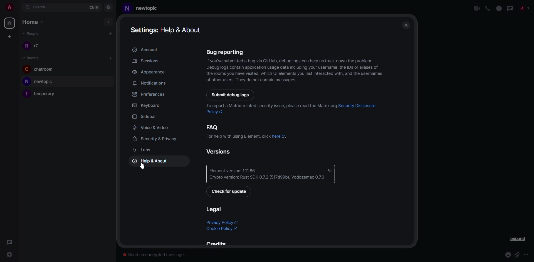  Describe the element at coordinates (510, 8) in the screenshot. I see `threads` at that location.